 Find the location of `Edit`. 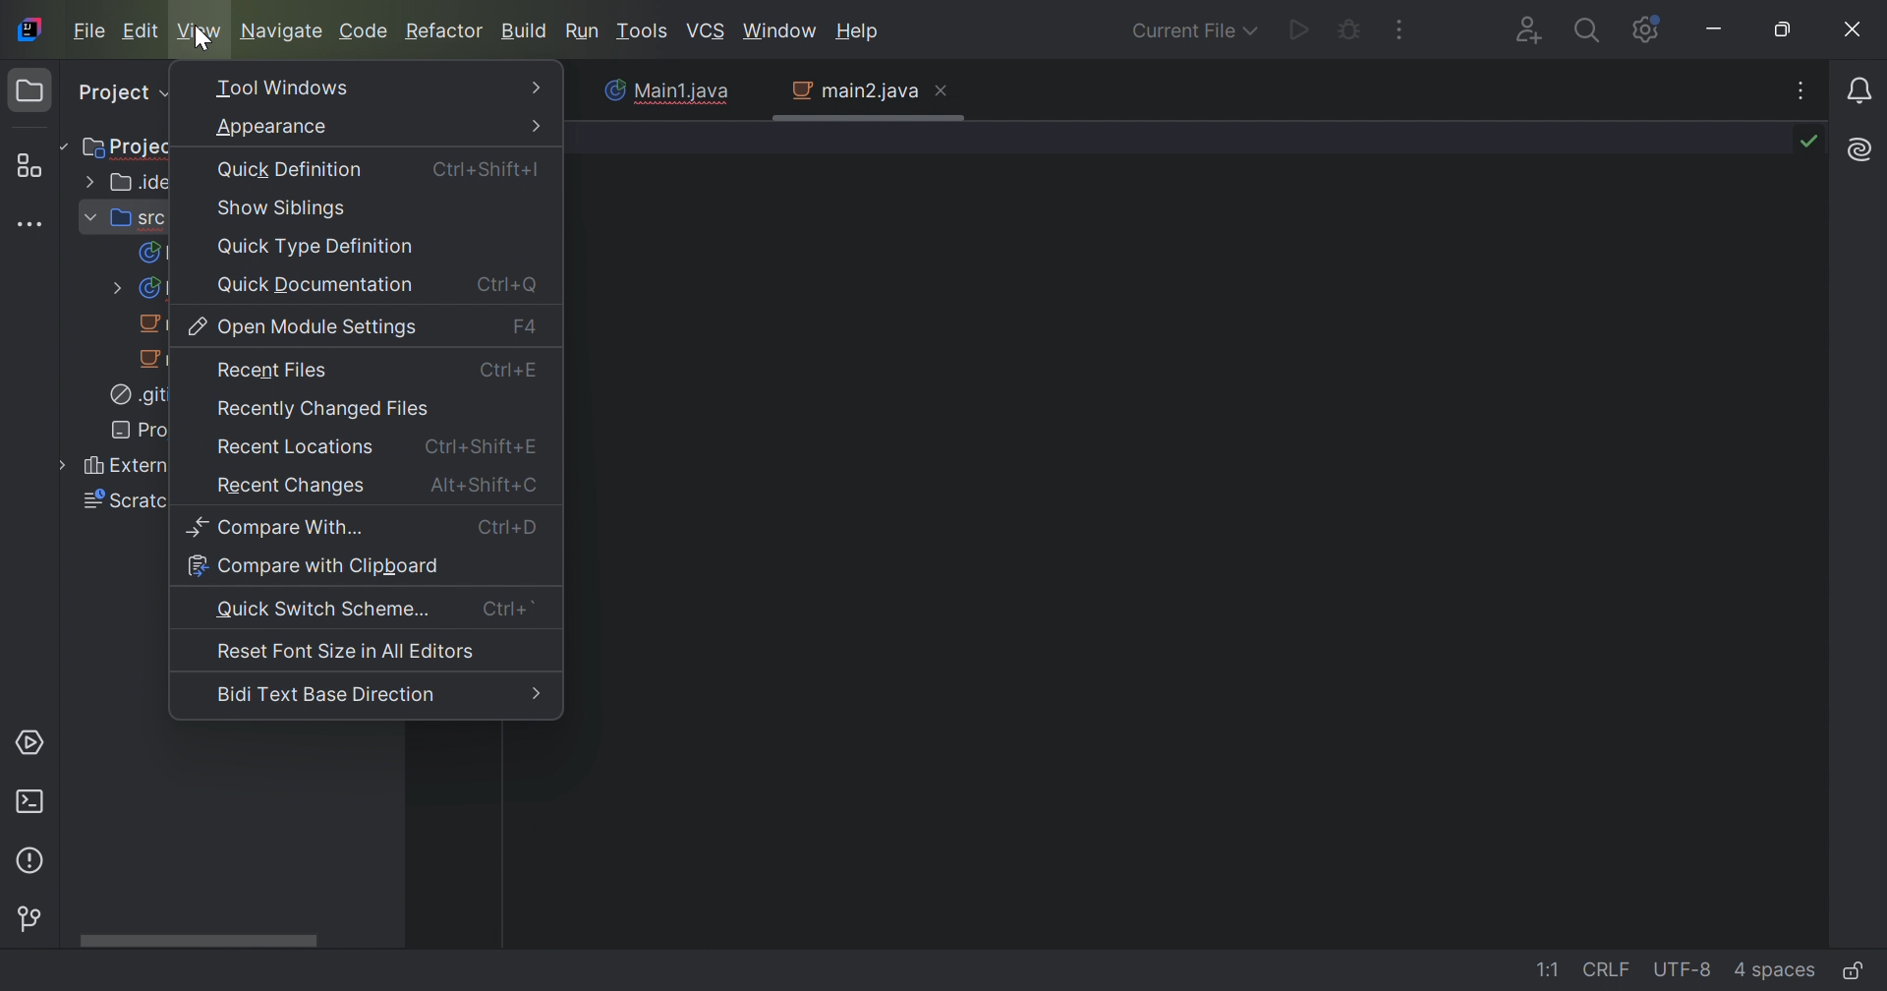

Edit is located at coordinates (141, 30).